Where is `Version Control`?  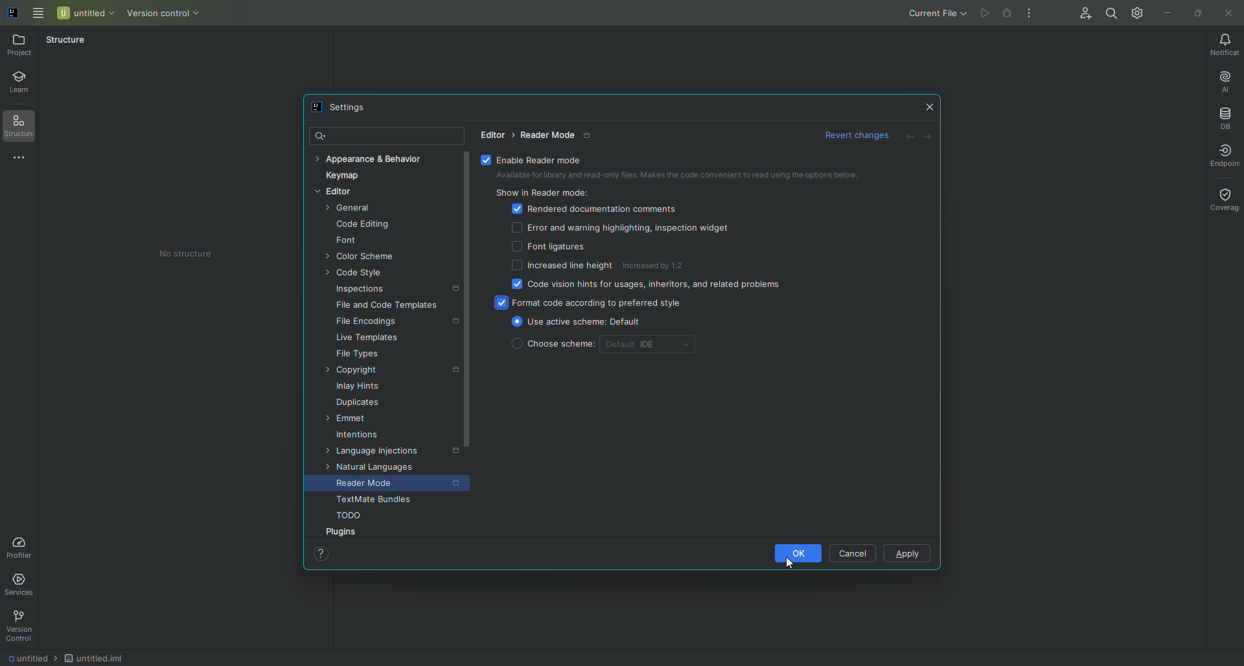
Version Control is located at coordinates (23, 626).